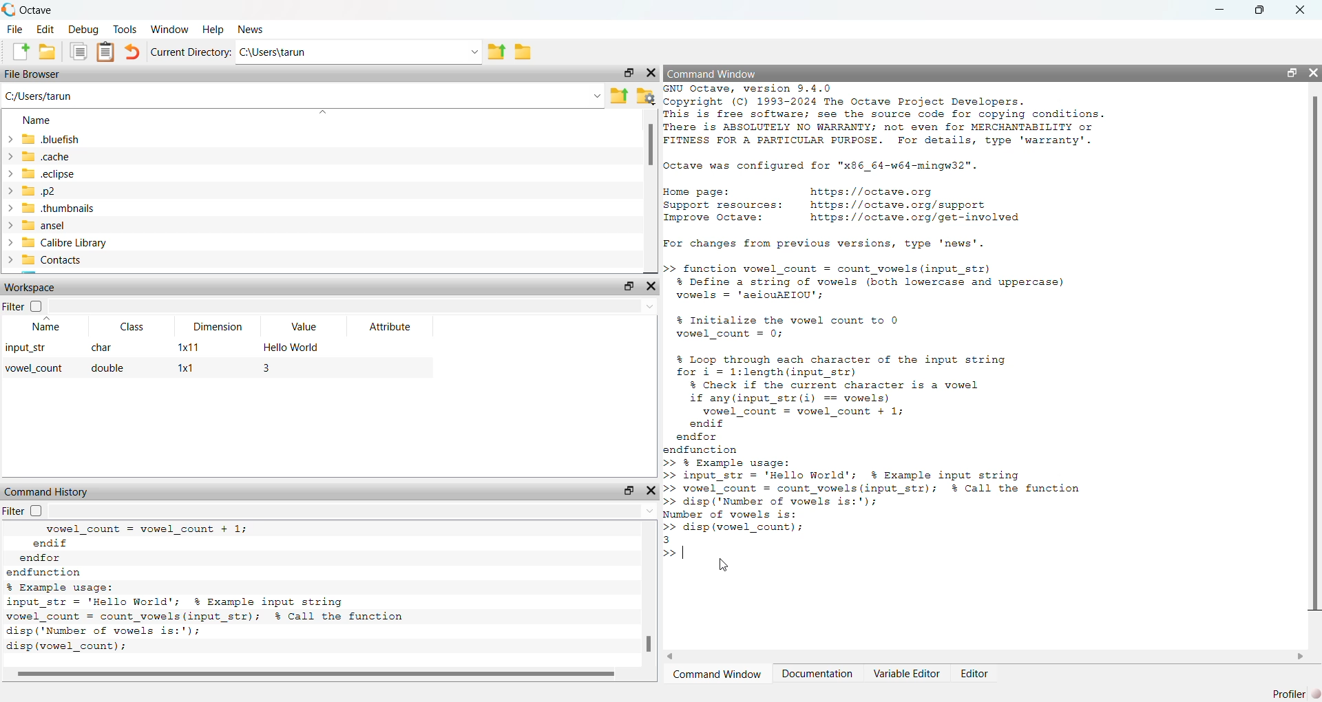  Describe the element at coordinates (1220, 10) in the screenshot. I see `minimize` at that location.